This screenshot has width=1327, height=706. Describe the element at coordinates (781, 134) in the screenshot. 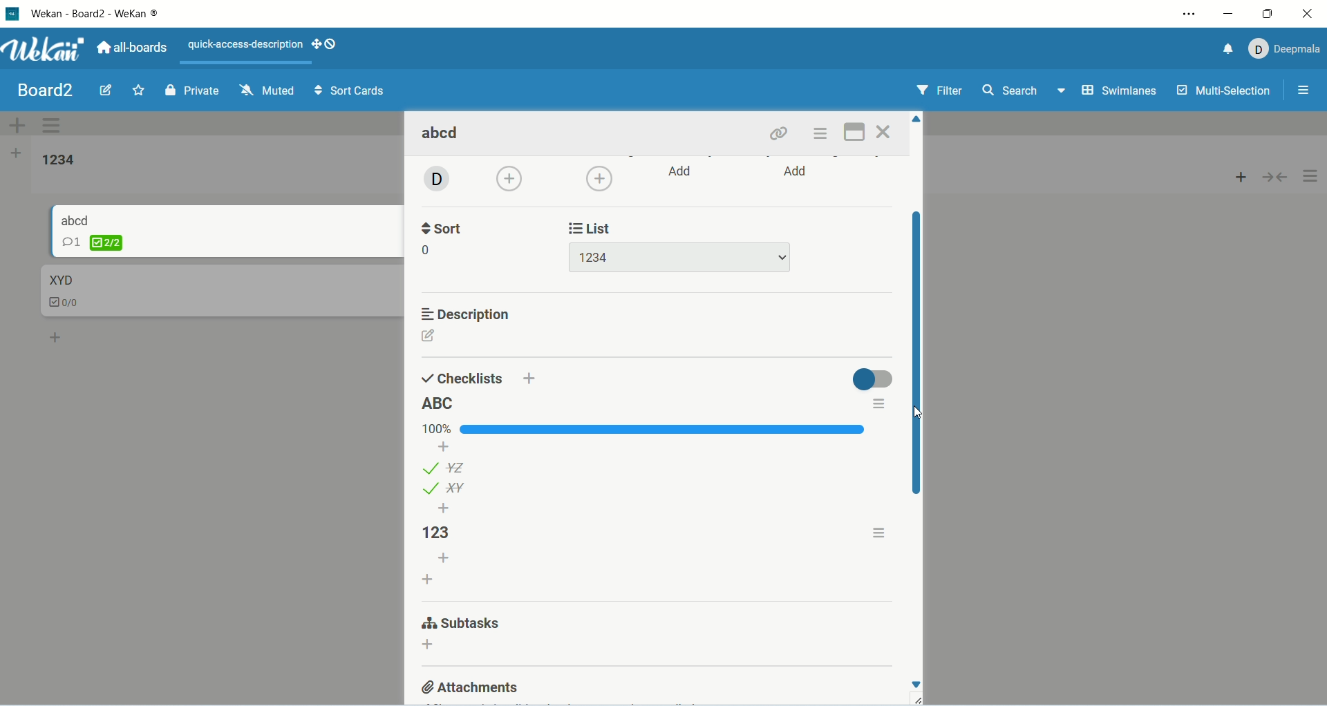

I see `link` at that location.